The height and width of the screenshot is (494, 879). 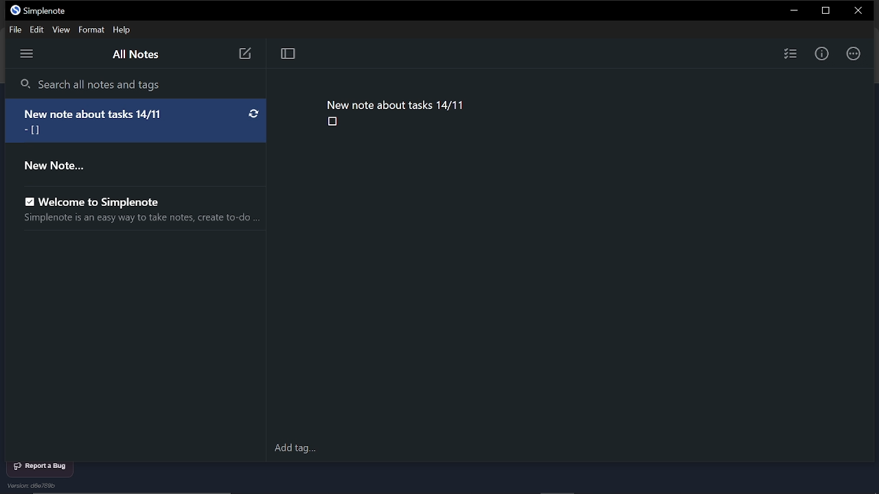 I want to click on Simpienote Is an easy way to take notes, create to-do ..., so click(x=136, y=220).